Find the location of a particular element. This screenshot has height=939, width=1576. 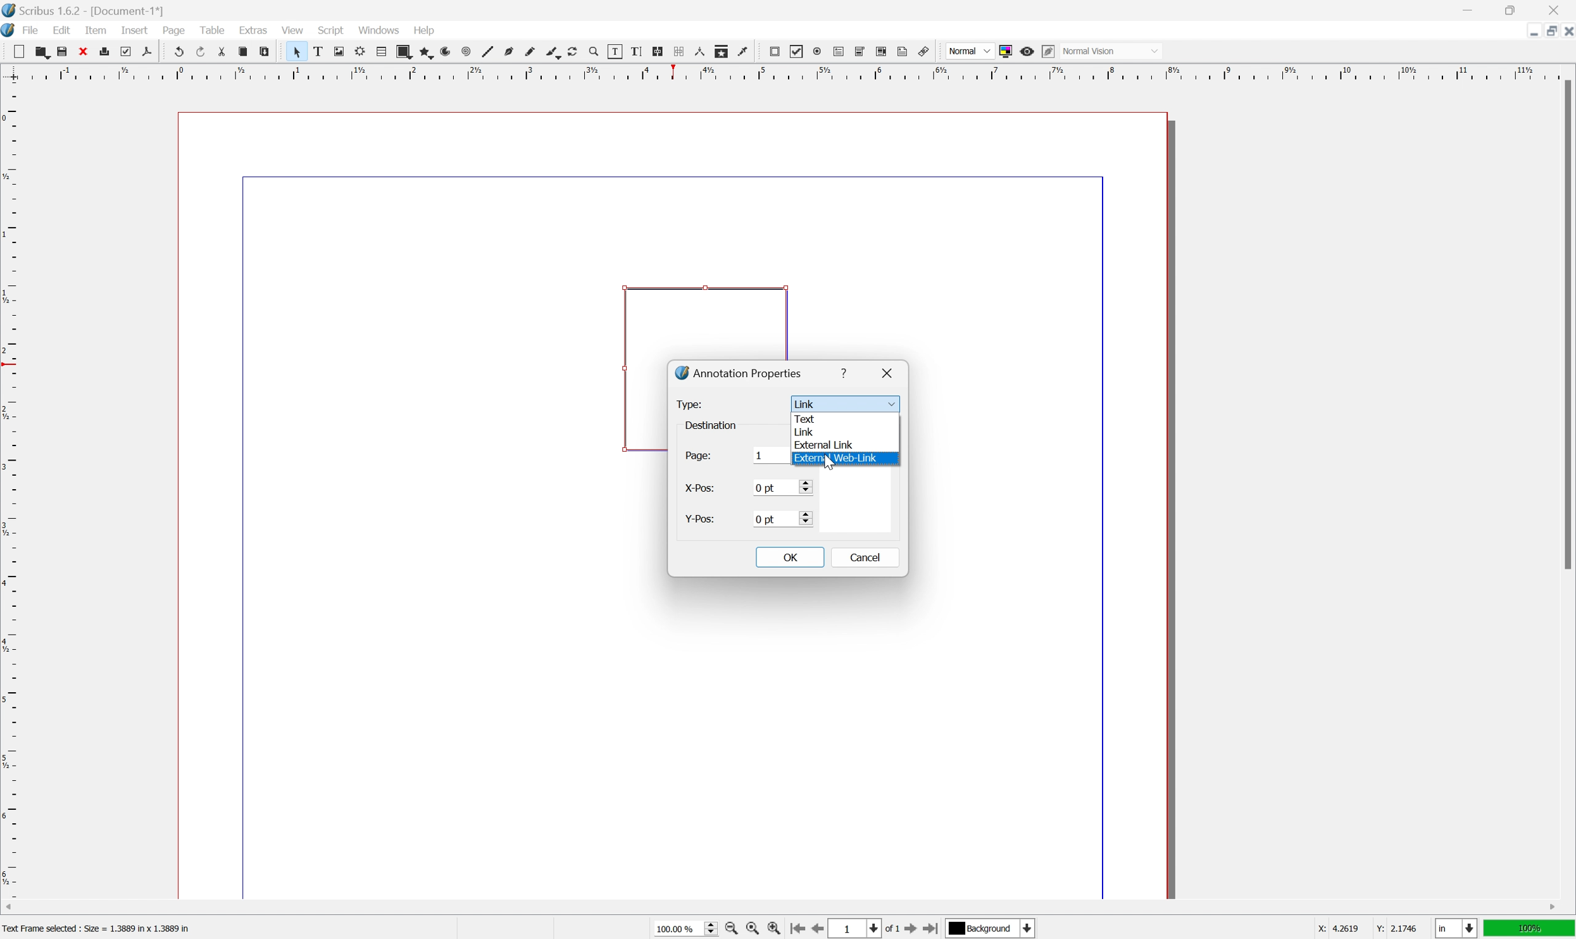

0 pt is located at coordinates (772, 456).